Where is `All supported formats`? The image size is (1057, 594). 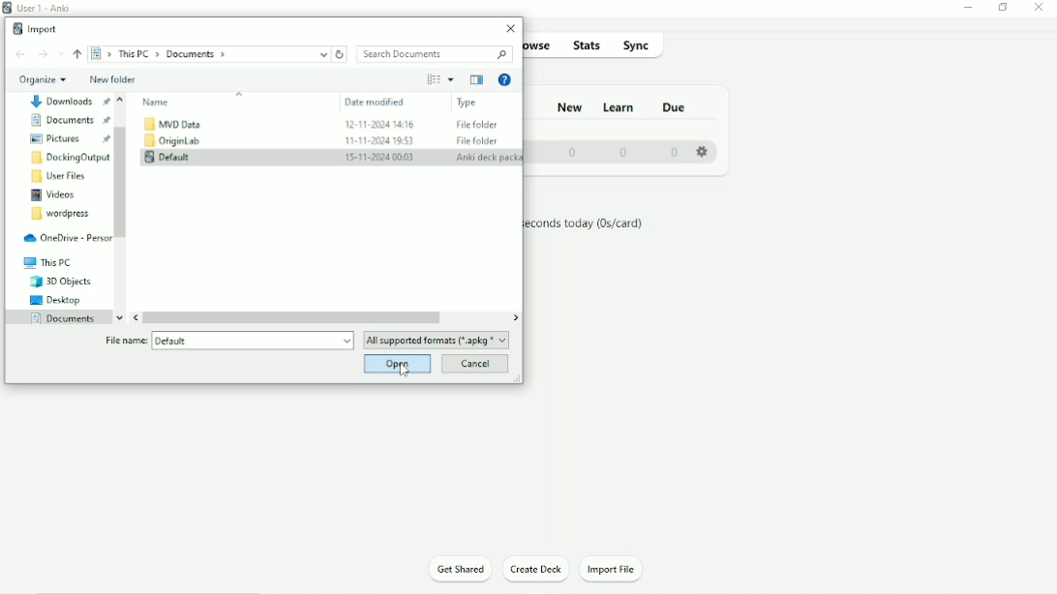 All supported formats is located at coordinates (436, 341).